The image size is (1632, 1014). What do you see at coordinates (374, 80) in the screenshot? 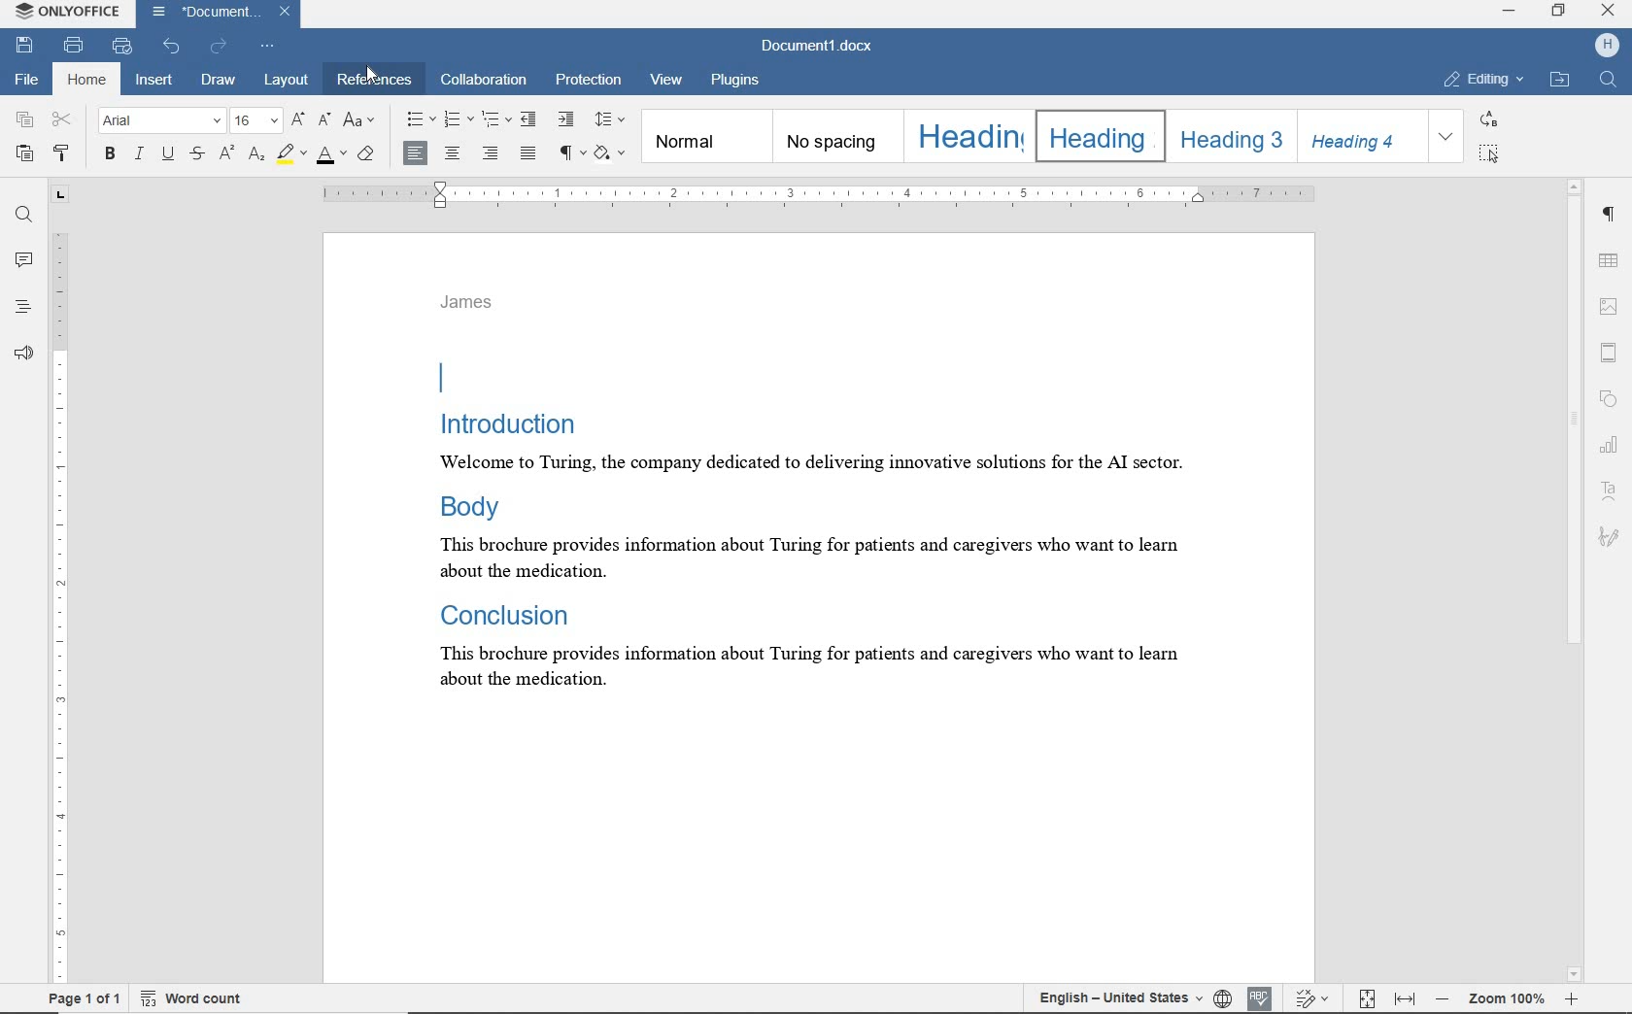
I see `references` at bounding box center [374, 80].